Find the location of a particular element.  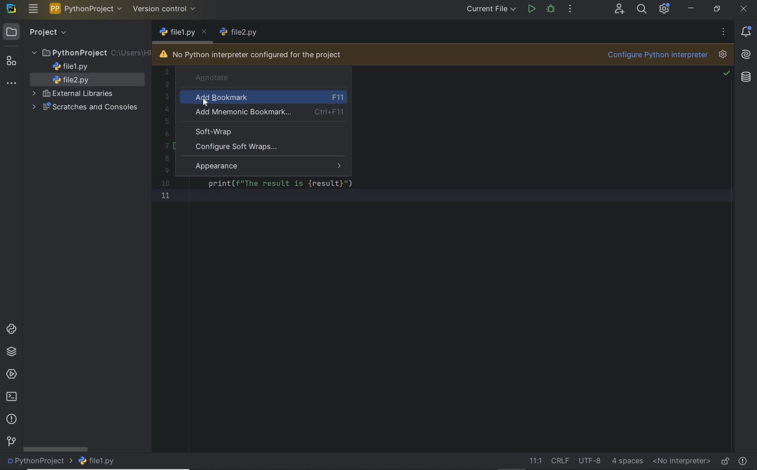

more options is located at coordinates (722, 32).